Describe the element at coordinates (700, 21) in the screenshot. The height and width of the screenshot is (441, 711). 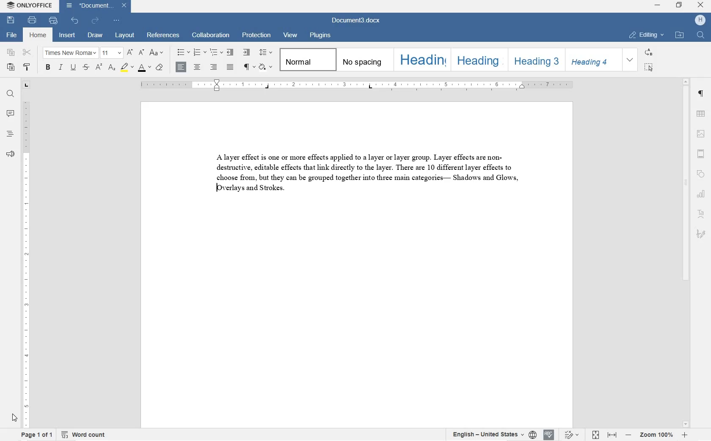
I see `HP` at that location.